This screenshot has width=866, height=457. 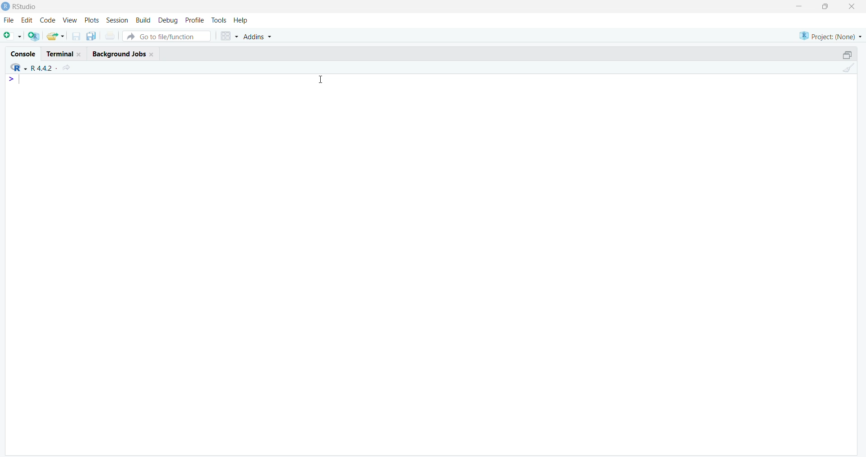 What do you see at coordinates (69, 67) in the screenshot?
I see `View the current working directory` at bounding box center [69, 67].